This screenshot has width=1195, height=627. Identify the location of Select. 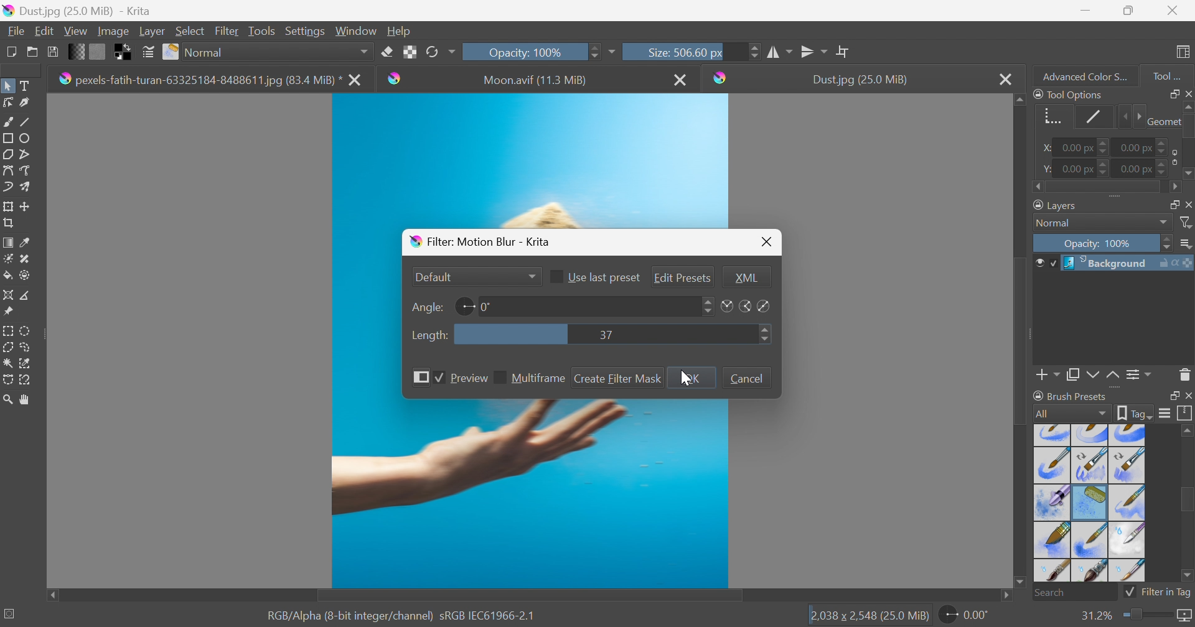
(190, 30).